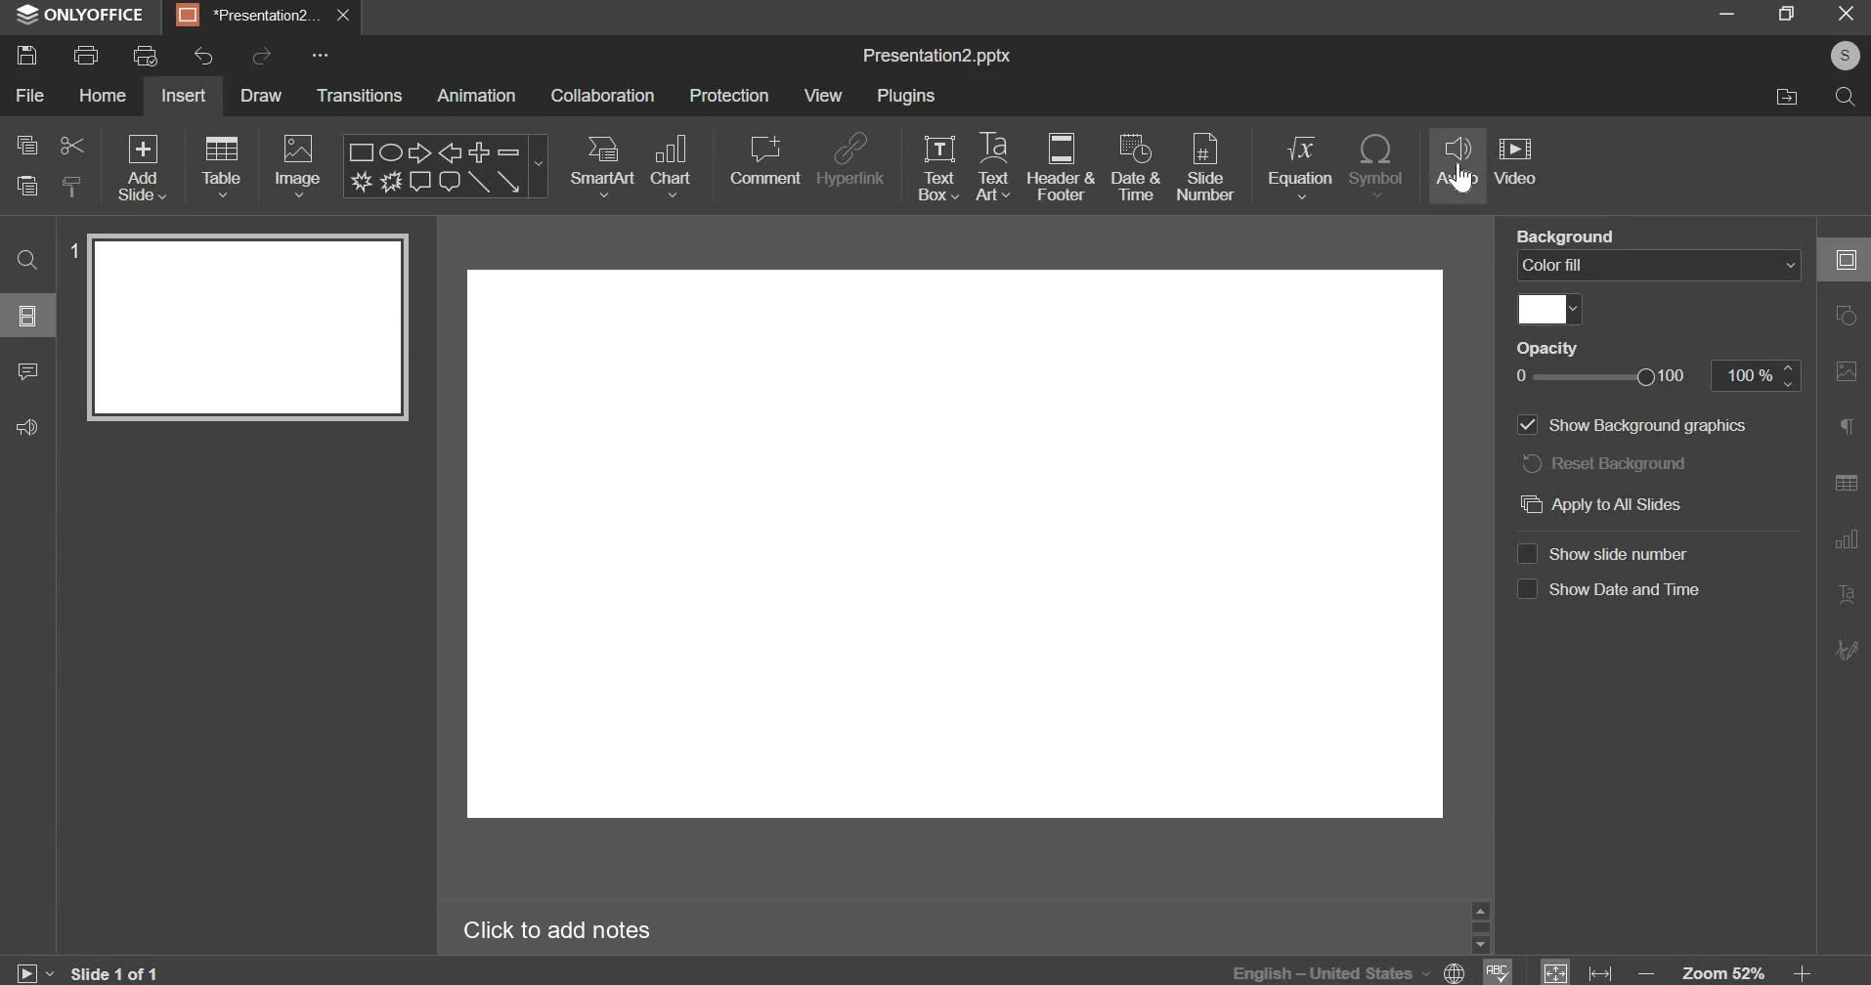 The image size is (1871, 985). Describe the element at coordinates (1345, 971) in the screenshot. I see `english-united states` at that location.